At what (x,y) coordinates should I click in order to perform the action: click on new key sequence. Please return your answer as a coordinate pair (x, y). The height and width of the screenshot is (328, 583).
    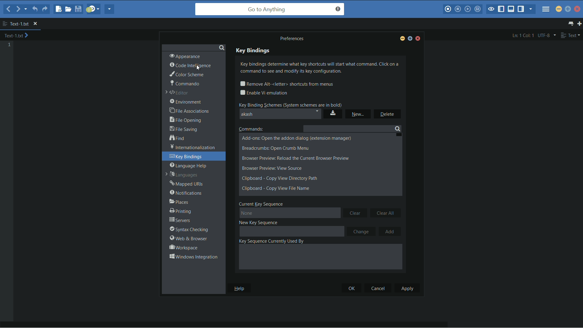
    Looking at the image, I should click on (260, 222).